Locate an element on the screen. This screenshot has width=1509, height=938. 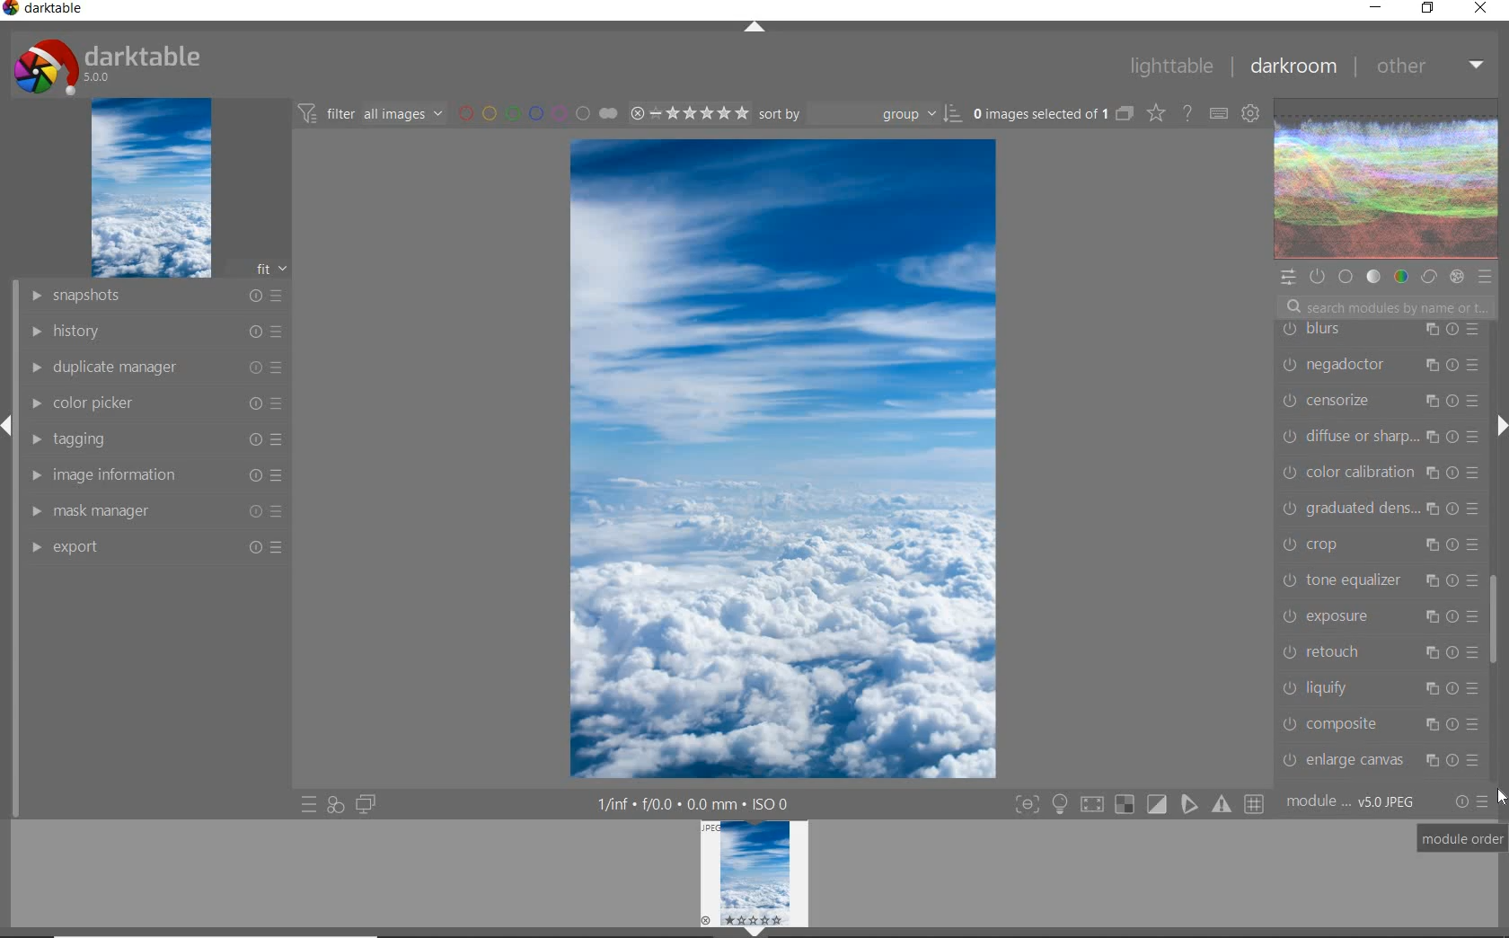
censorize is located at coordinates (1379, 402).